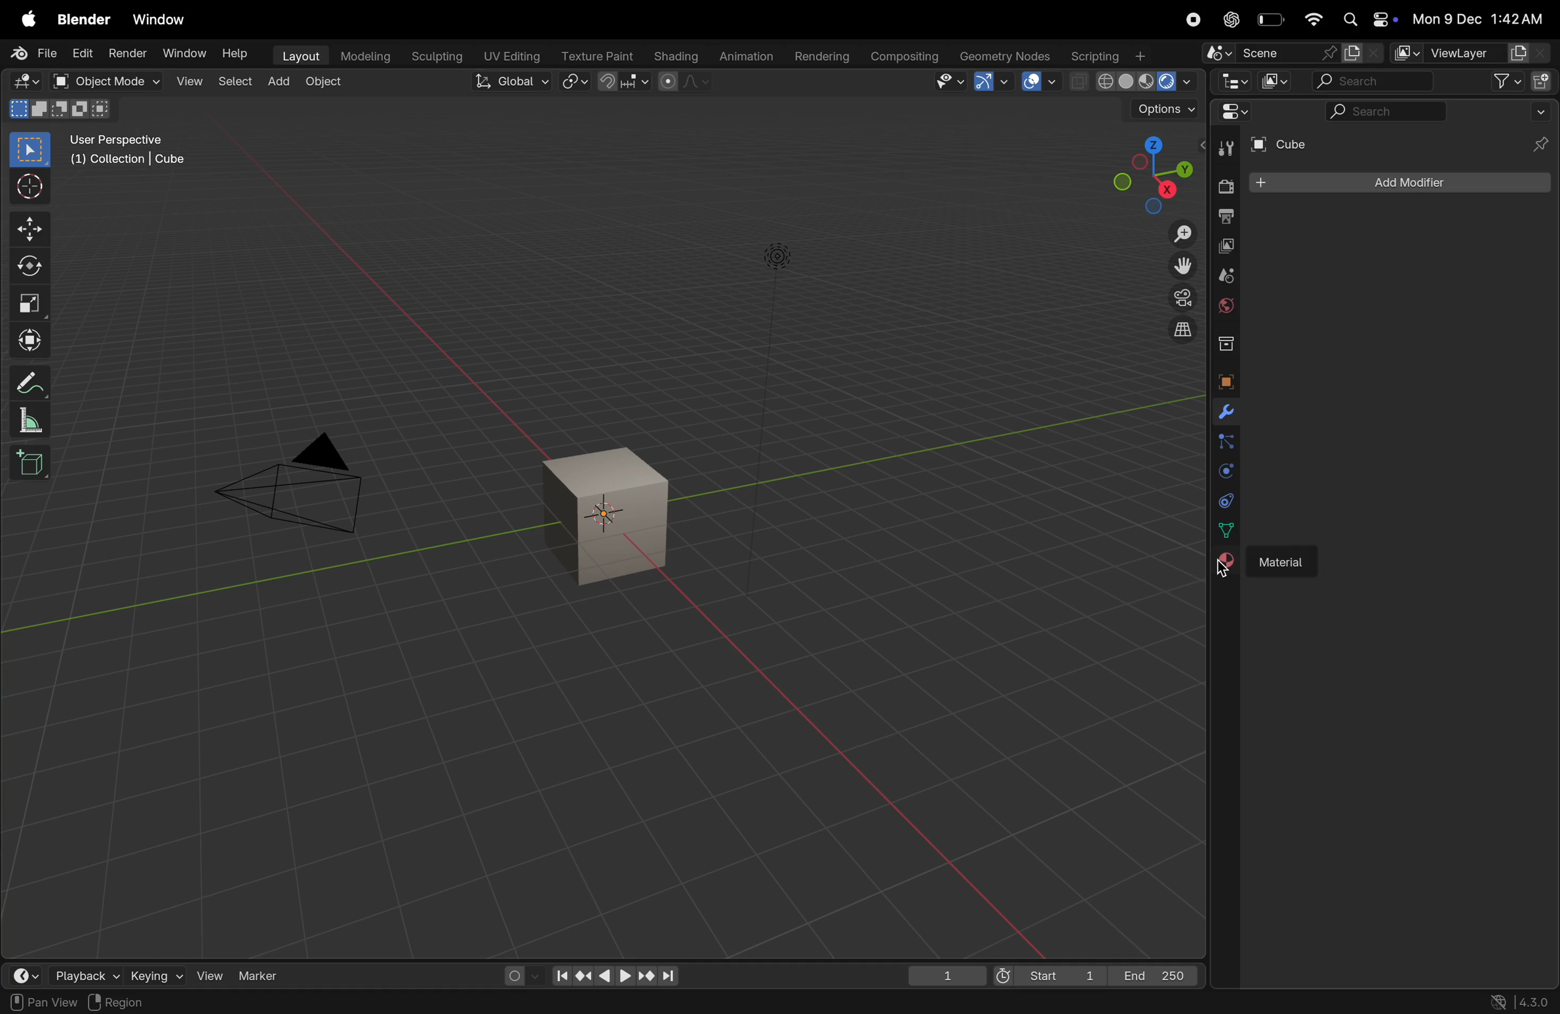  What do you see at coordinates (1224, 305) in the screenshot?
I see `world` at bounding box center [1224, 305].